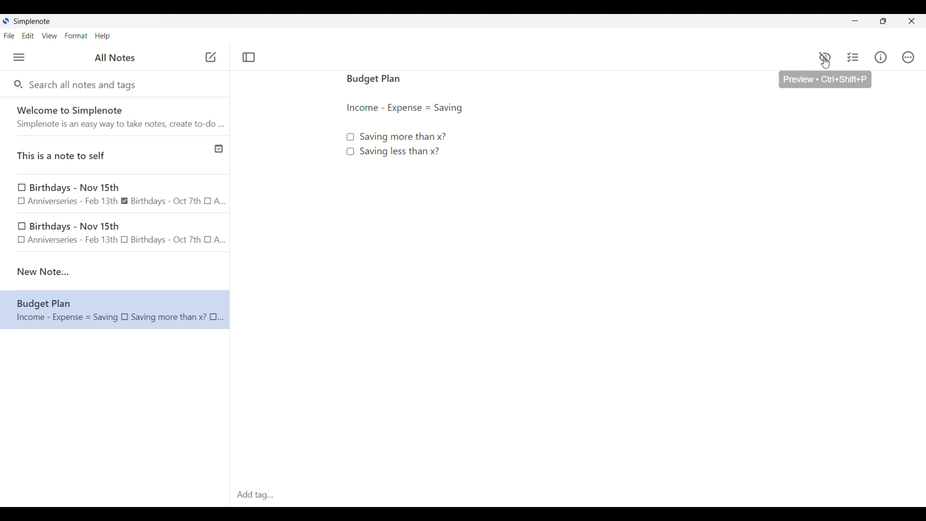 Image resolution: width=926 pixels, height=521 pixels. Describe the element at coordinates (33, 22) in the screenshot. I see `Software name` at that location.